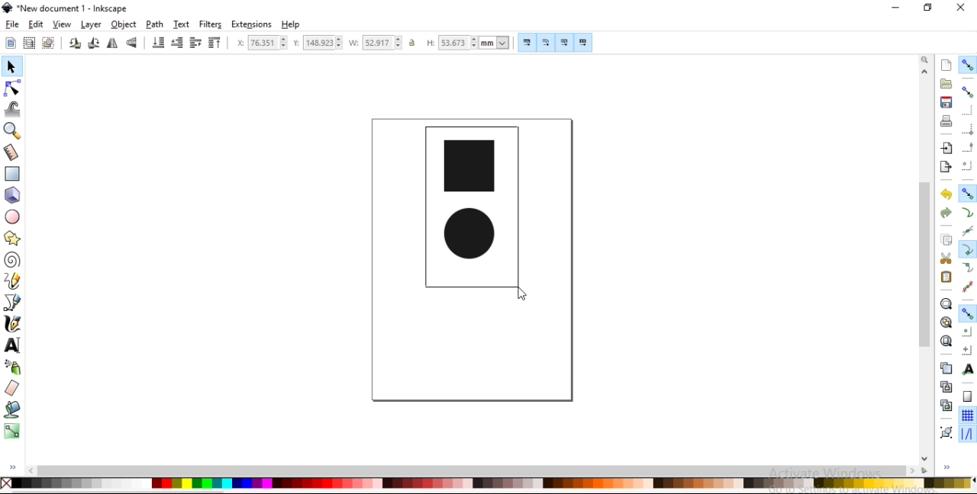  I want to click on snap midpoints of line segments, so click(967, 286).